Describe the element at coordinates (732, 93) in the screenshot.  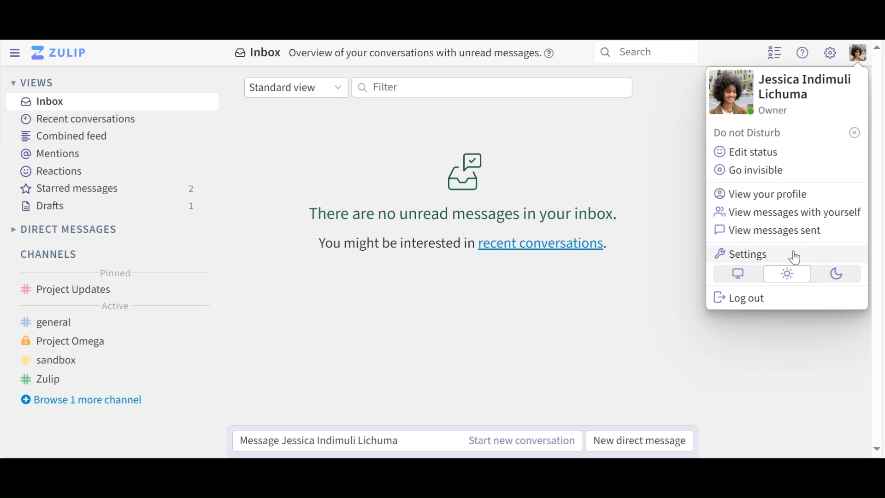
I see `Profile photo` at that location.